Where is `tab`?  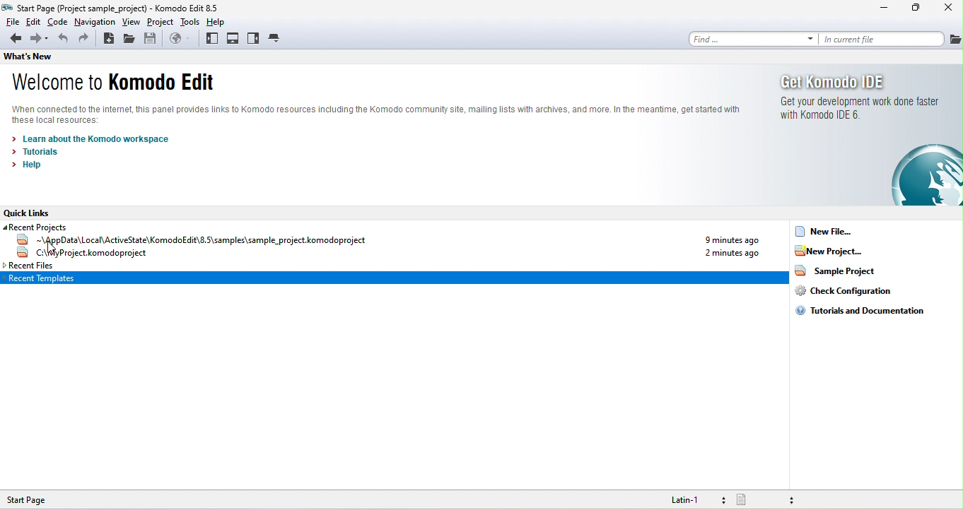 tab is located at coordinates (279, 38).